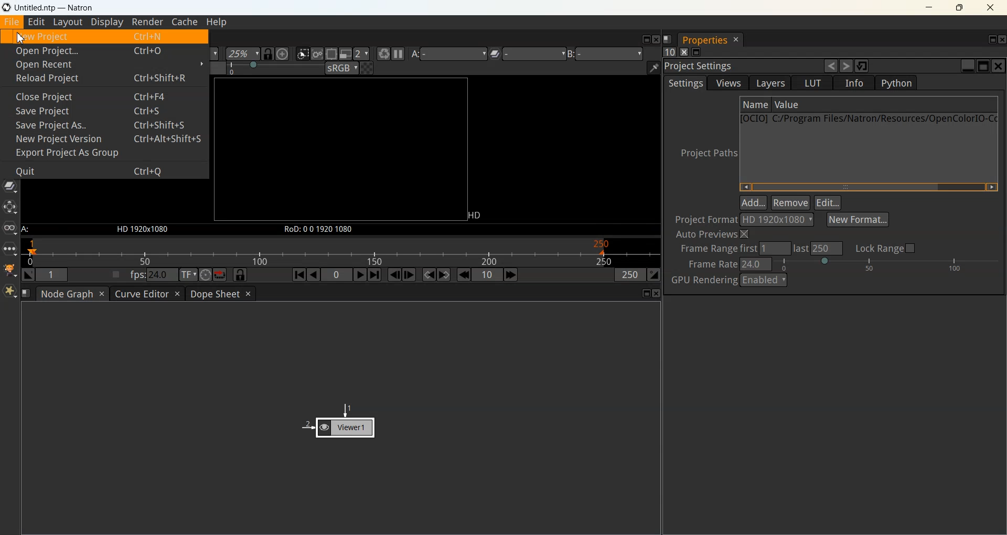 The width and height of the screenshot is (1007, 535). What do you see at coordinates (747, 219) in the screenshot?
I see `File Pixels` at bounding box center [747, 219].